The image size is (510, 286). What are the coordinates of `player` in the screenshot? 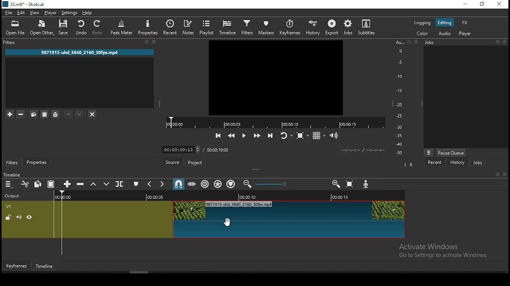 It's located at (467, 34).